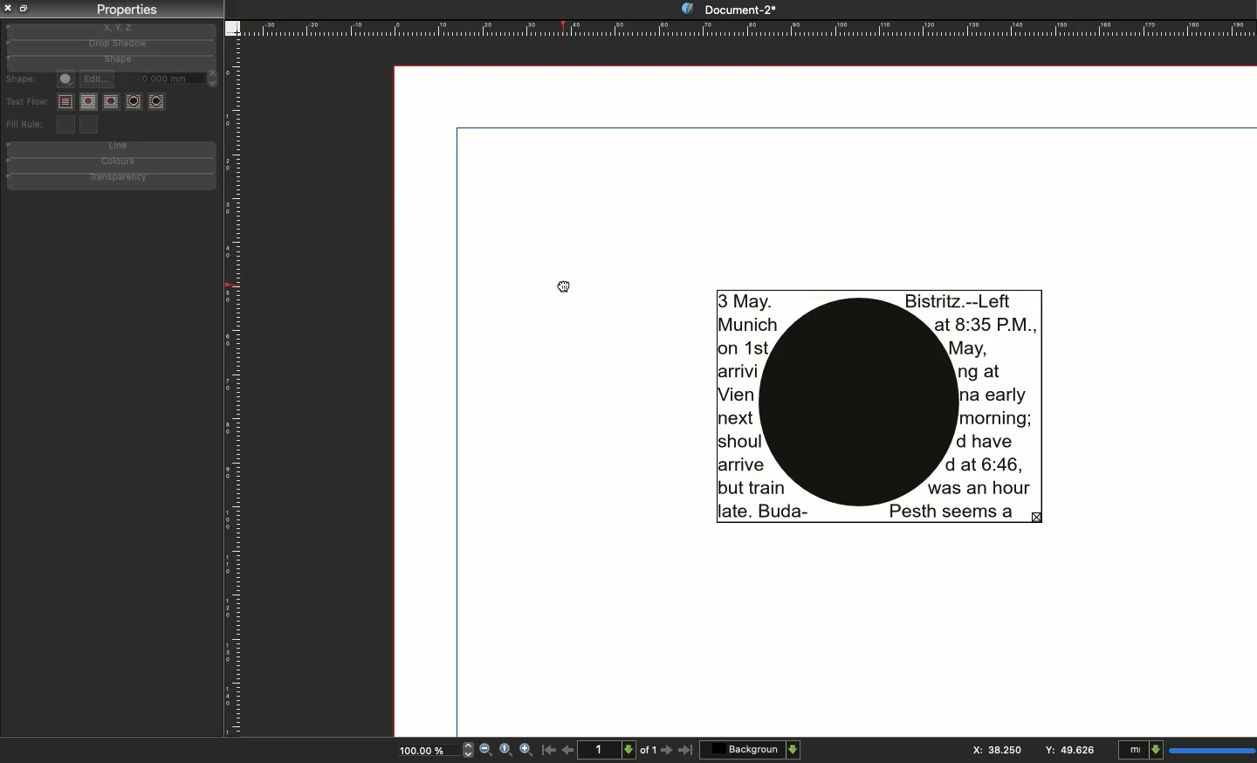  Describe the element at coordinates (993, 749) in the screenshot. I see `x: 106.626` at that location.